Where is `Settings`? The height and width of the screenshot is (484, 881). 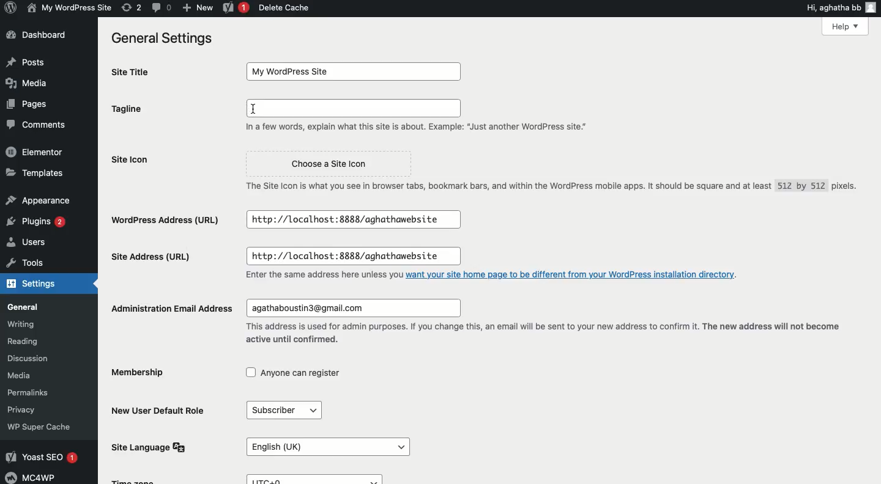
Settings is located at coordinates (42, 285).